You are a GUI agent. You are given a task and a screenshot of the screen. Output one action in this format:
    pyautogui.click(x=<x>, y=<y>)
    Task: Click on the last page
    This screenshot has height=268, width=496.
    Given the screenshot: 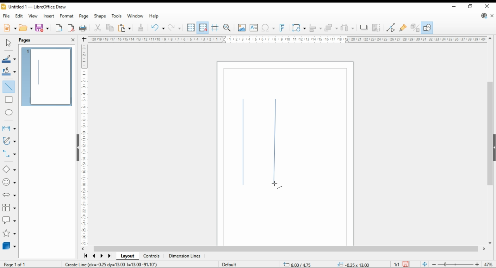 What is the action you would take?
    pyautogui.click(x=109, y=256)
    